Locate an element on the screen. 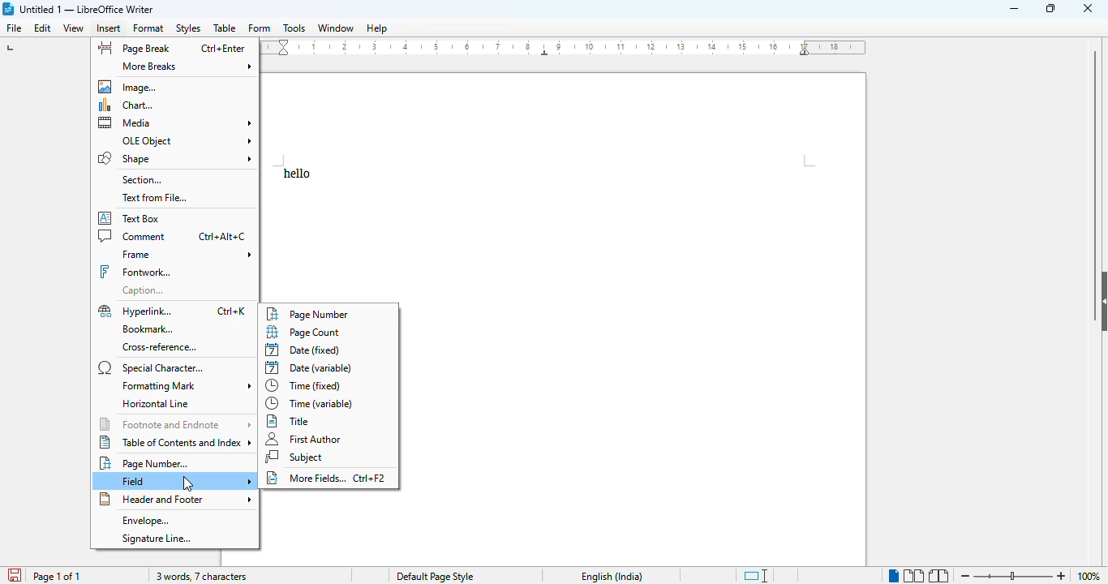 Image resolution: width=1108 pixels, height=584 pixels. chart is located at coordinates (129, 105).